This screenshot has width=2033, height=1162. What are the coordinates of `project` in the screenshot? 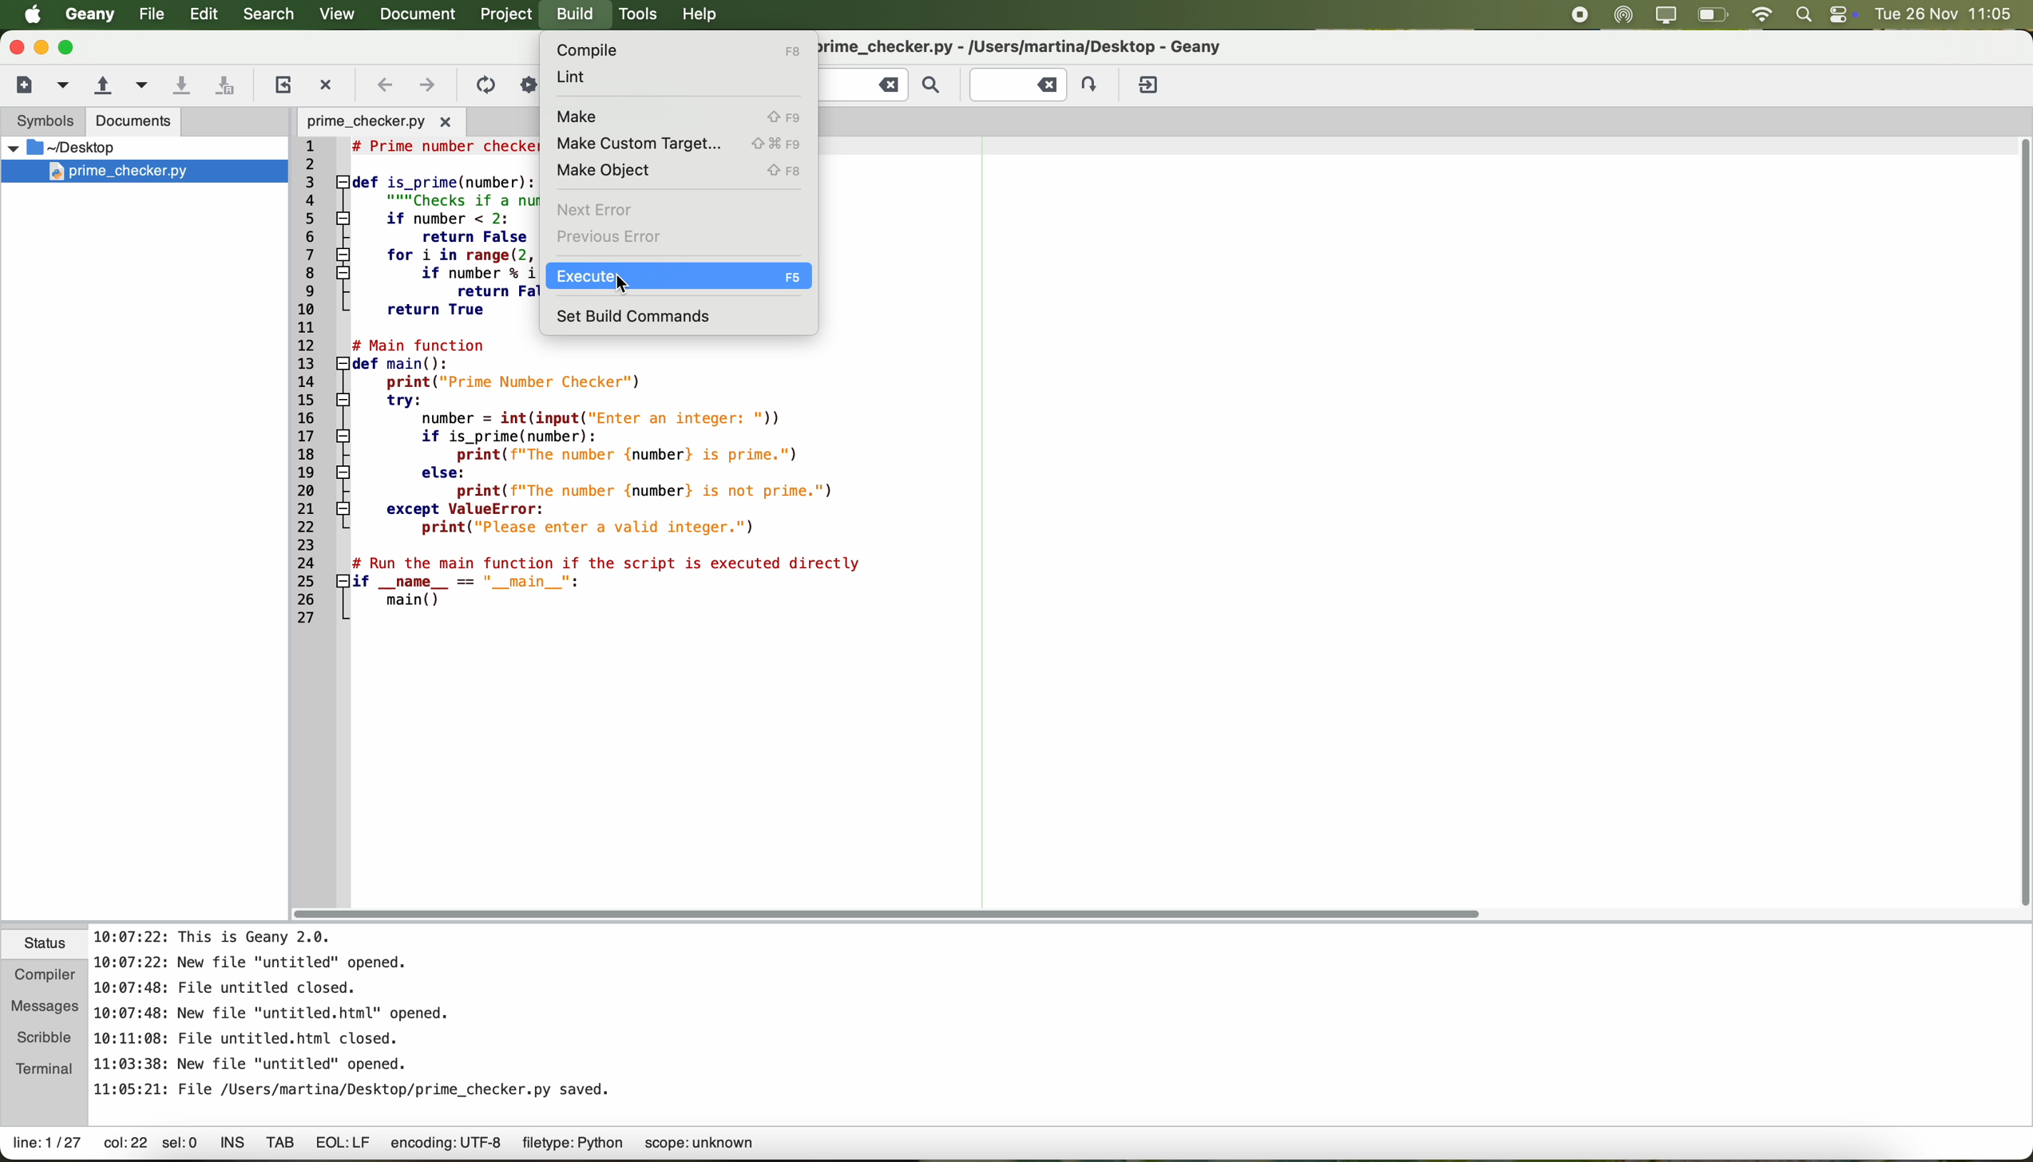 It's located at (509, 15).